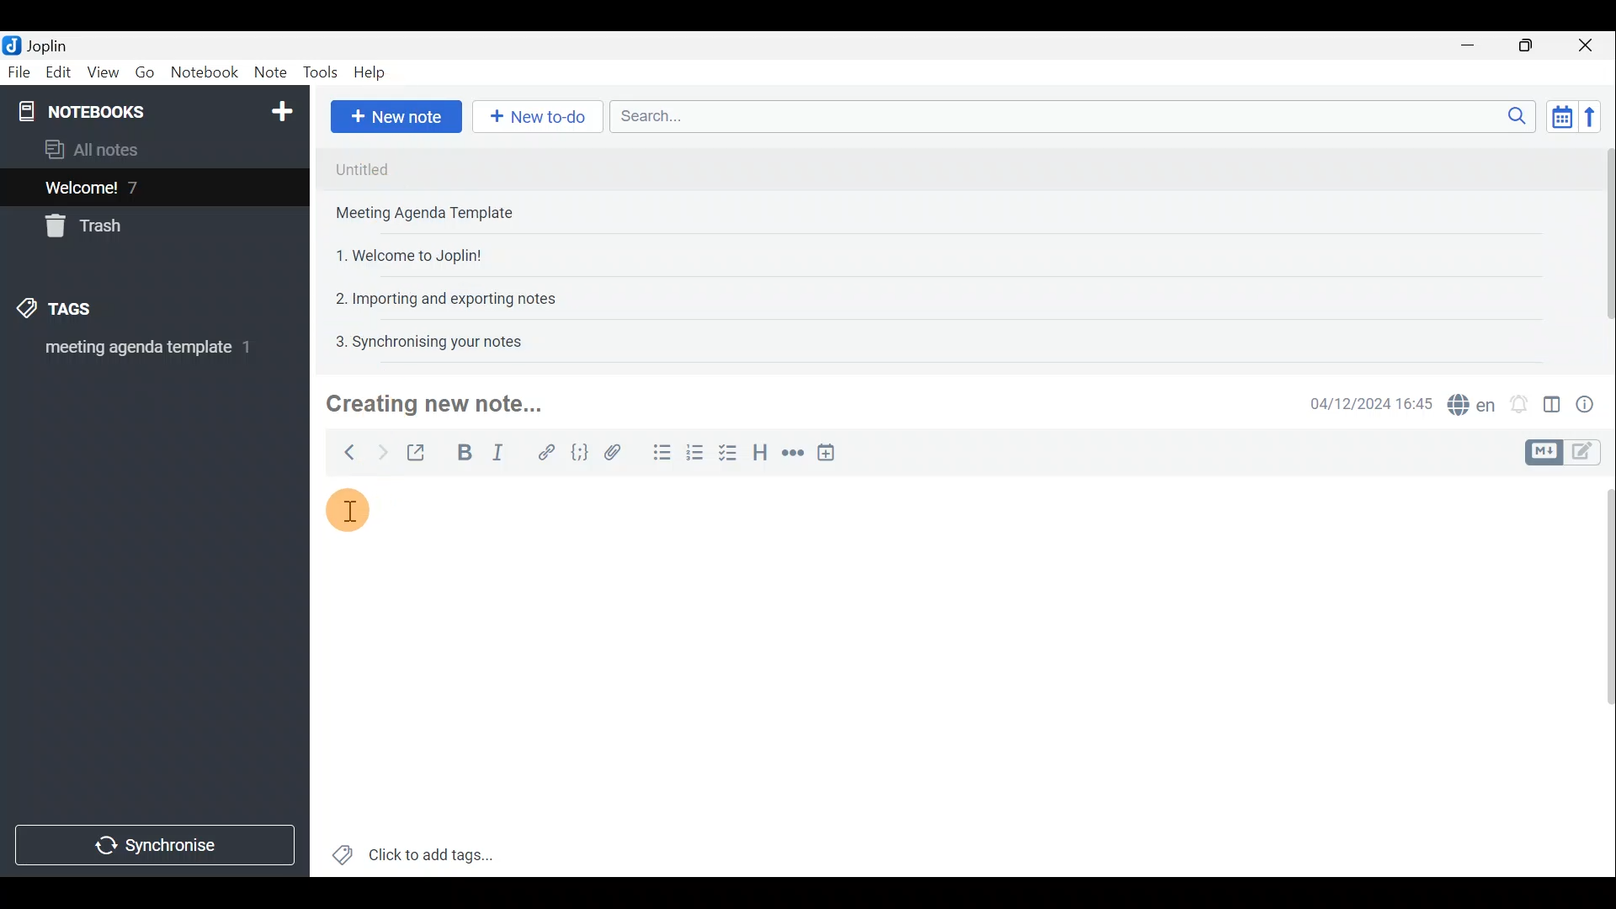 This screenshot has width=1616, height=909. I want to click on Note 2, so click(441, 215).